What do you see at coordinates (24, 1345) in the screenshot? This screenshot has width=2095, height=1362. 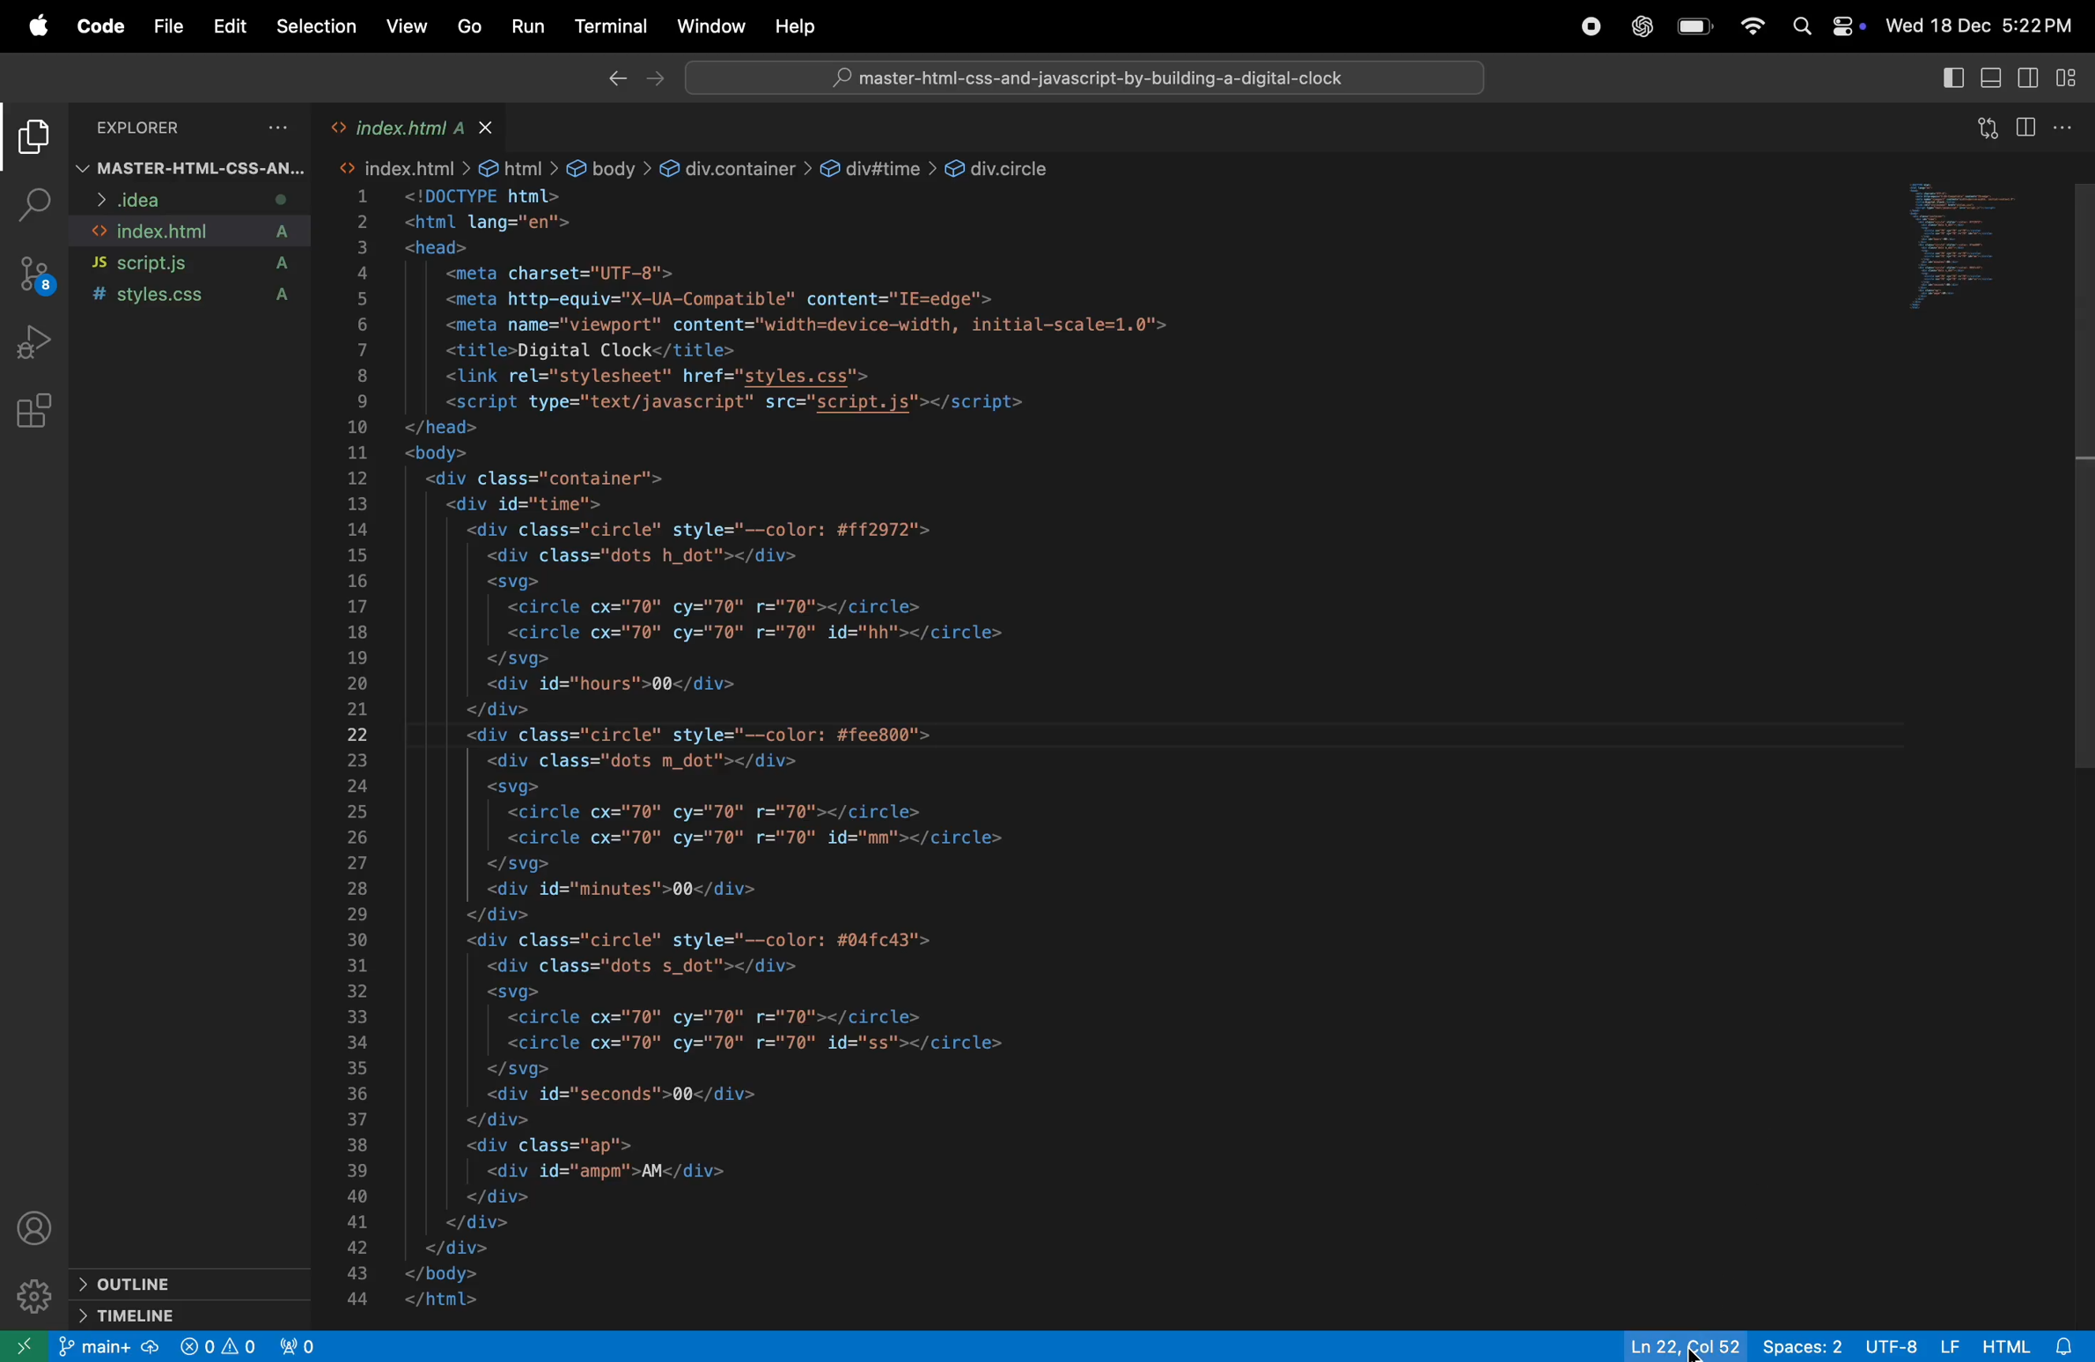 I see `open another window` at bounding box center [24, 1345].